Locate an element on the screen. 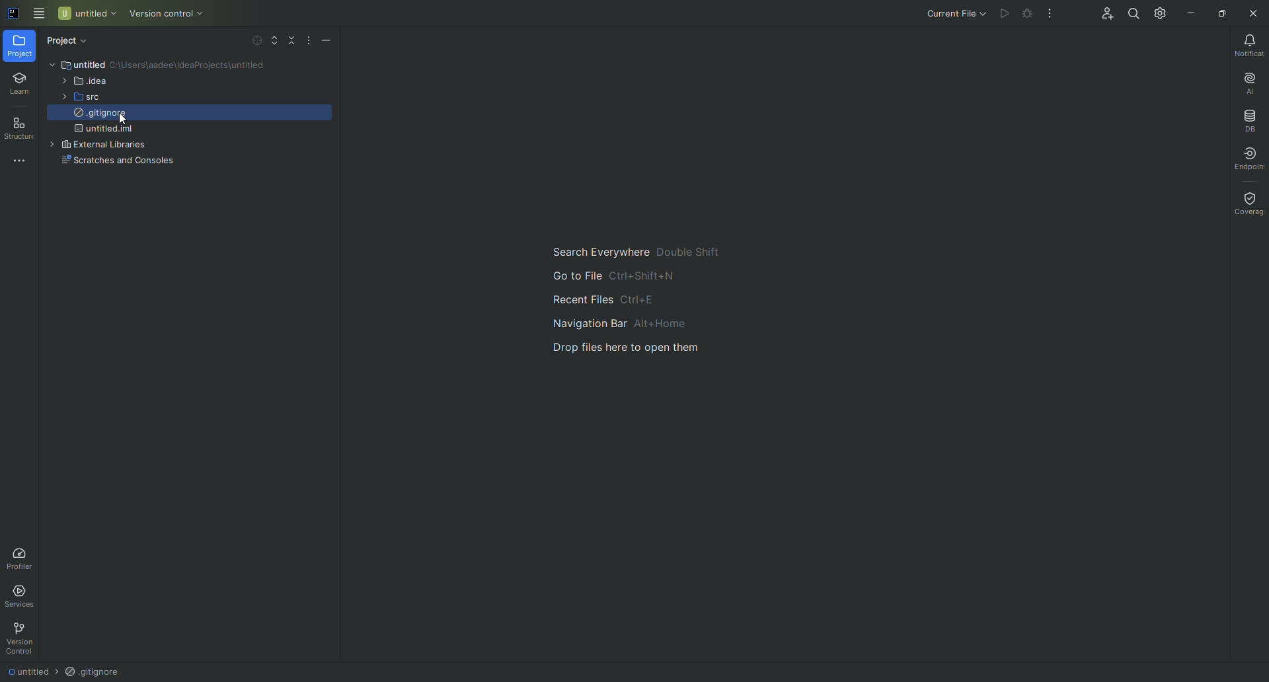 The width and height of the screenshot is (1269, 682). src is located at coordinates (91, 98).